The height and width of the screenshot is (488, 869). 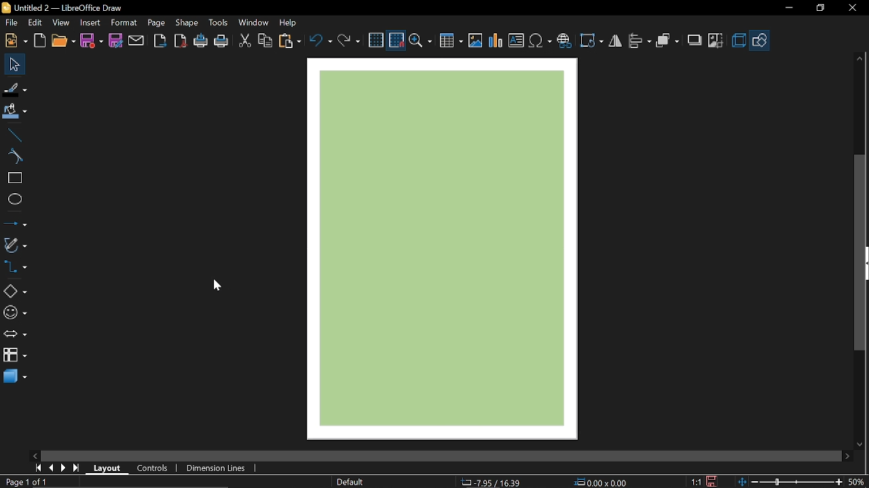 I want to click on Basic hapes, so click(x=760, y=40).